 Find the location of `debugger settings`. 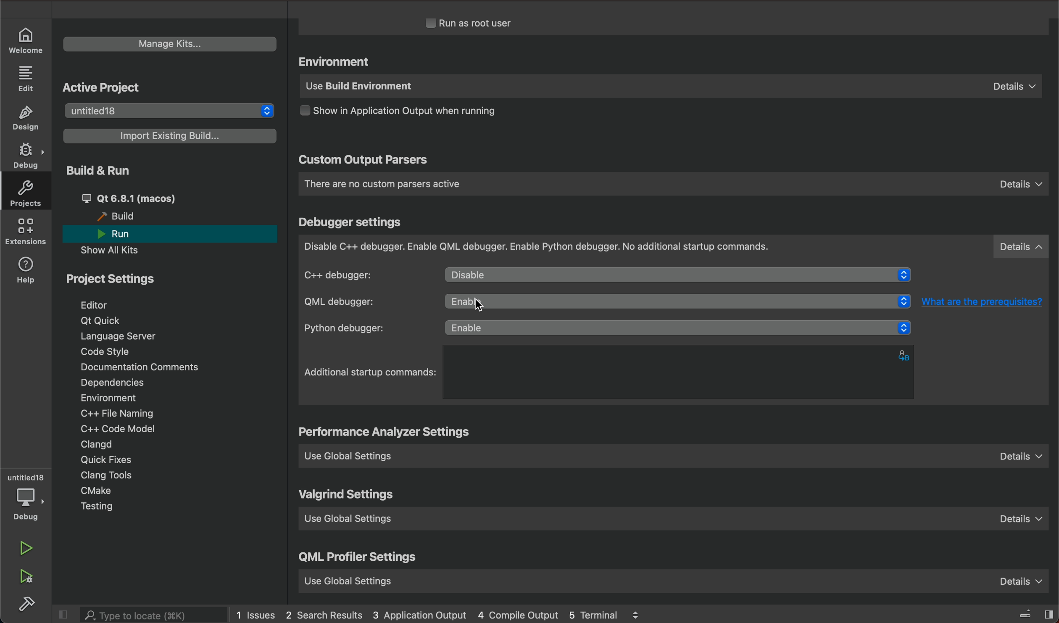

debugger settings is located at coordinates (352, 222).